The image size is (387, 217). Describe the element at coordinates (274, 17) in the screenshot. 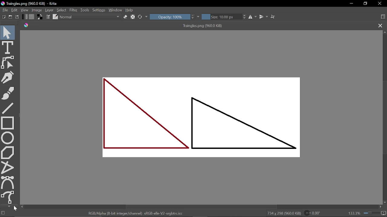

I see `Wrap around text mode` at that location.